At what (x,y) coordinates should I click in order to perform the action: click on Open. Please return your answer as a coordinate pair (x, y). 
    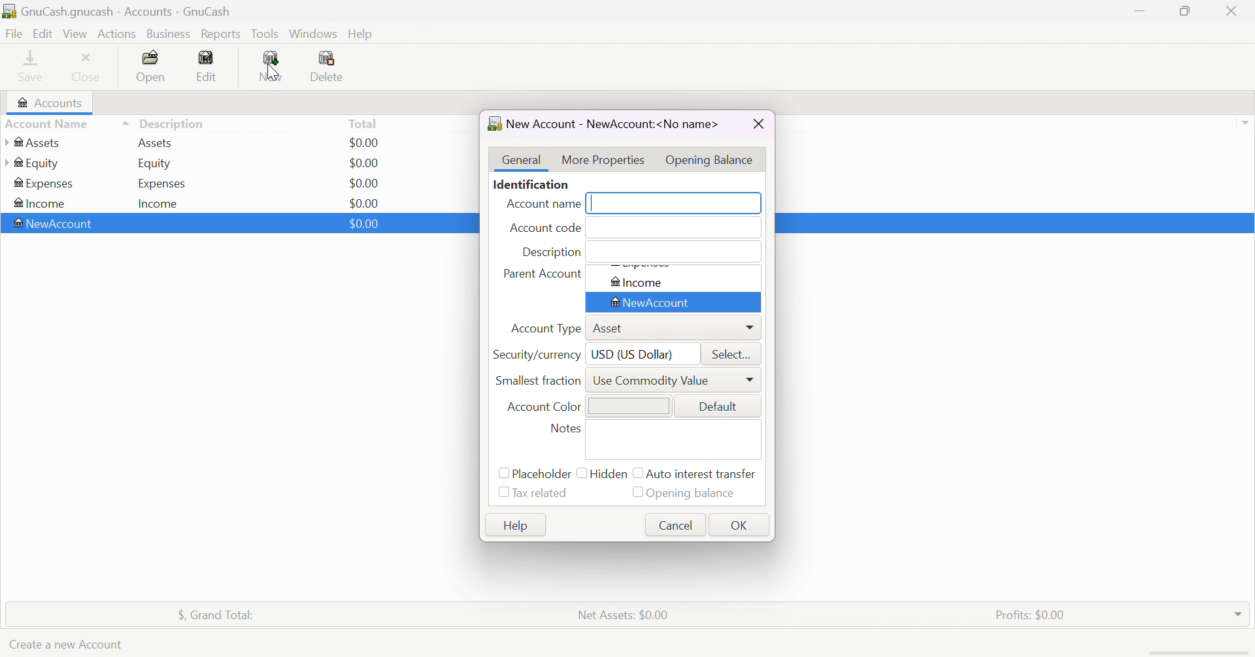
    Looking at the image, I should click on (154, 67).